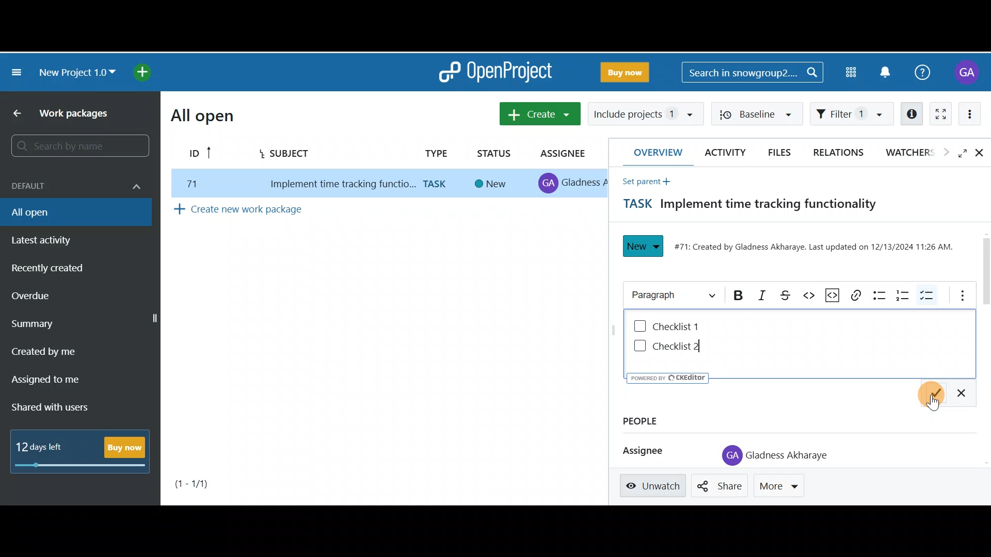  What do you see at coordinates (910, 112) in the screenshot?
I see `Open details view` at bounding box center [910, 112].